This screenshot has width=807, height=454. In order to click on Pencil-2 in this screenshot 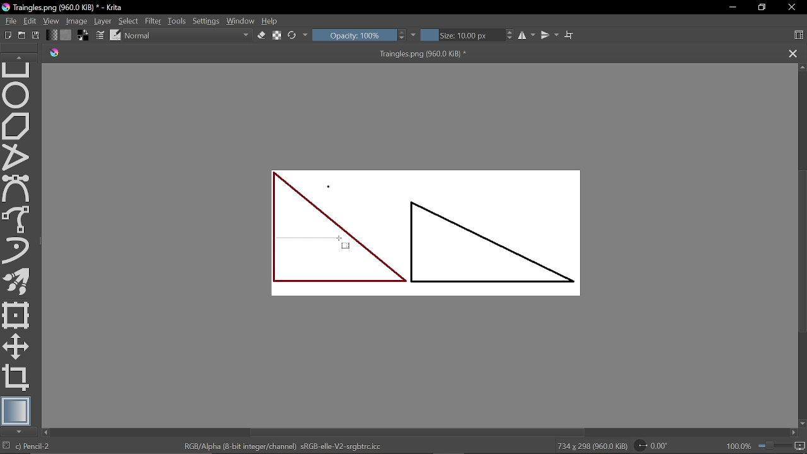, I will do `click(47, 446)`.